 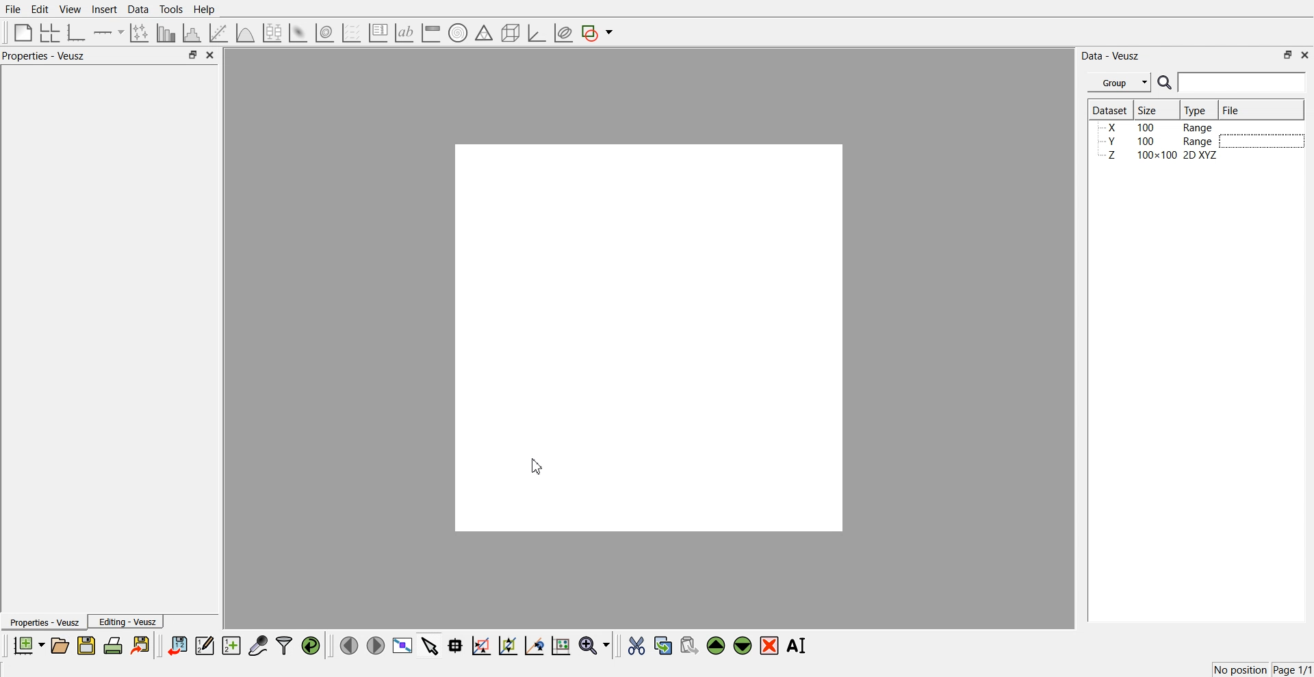 What do you see at coordinates (298, 33) in the screenshot?
I see `3D Surface` at bounding box center [298, 33].